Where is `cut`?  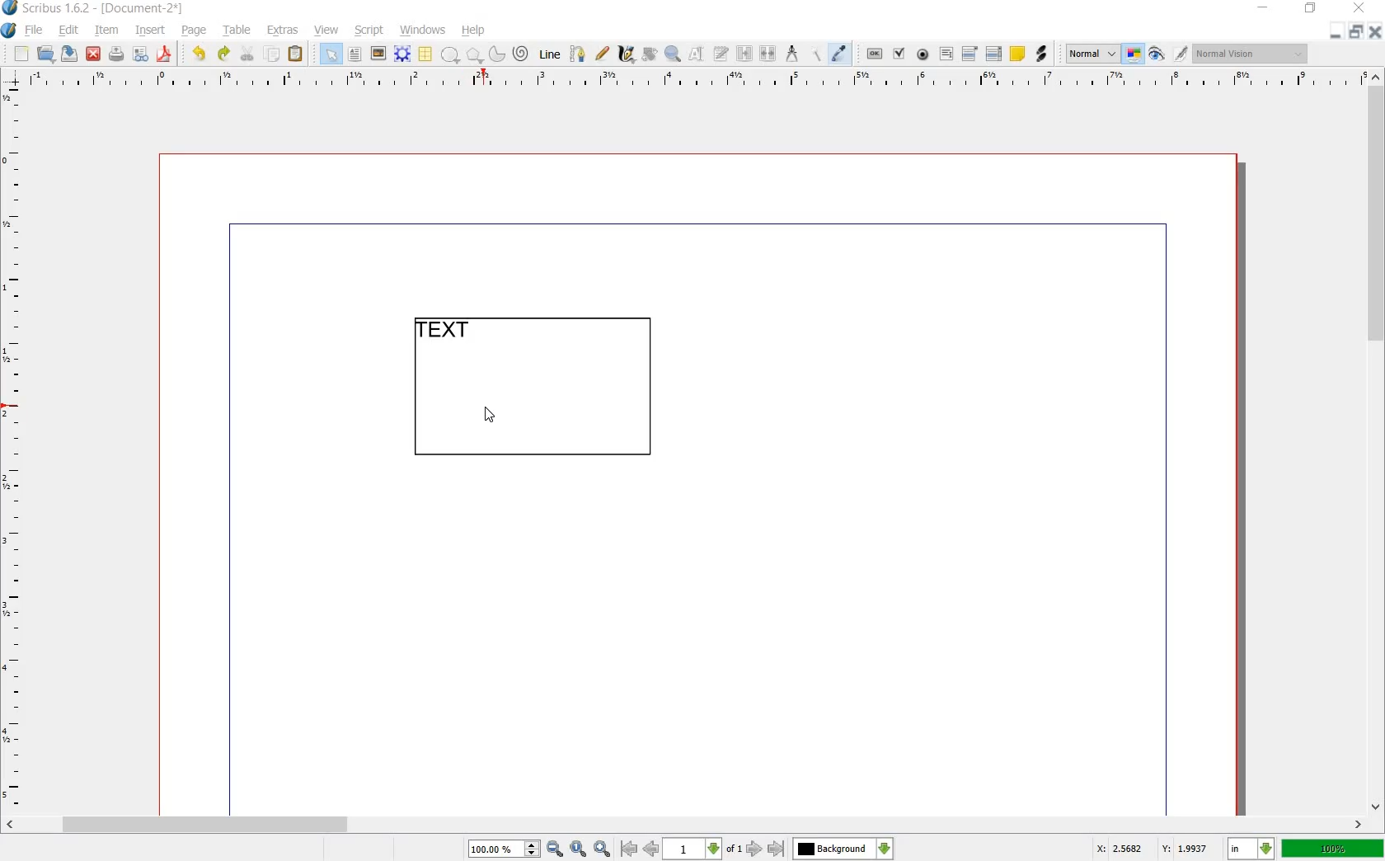
cut is located at coordinates (248, 54).